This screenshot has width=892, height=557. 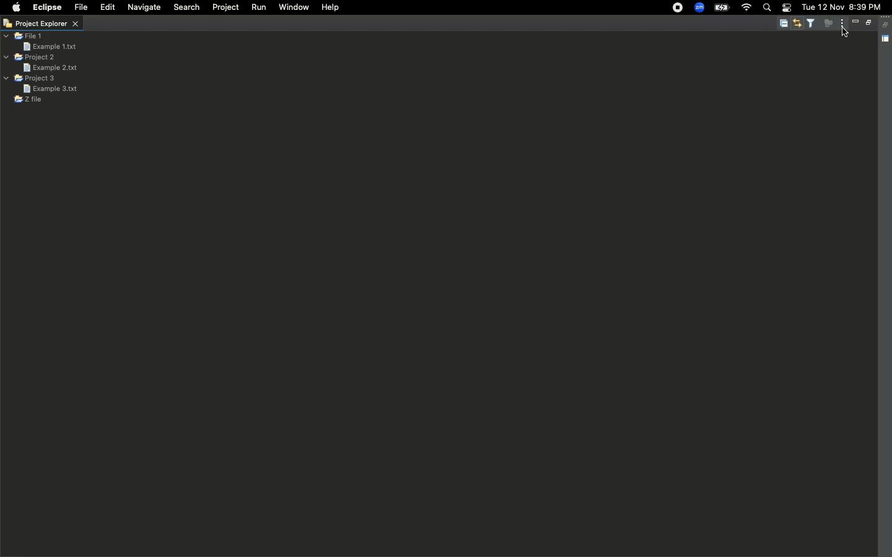 I want to click on Project 2, so click(x=30, y=57).